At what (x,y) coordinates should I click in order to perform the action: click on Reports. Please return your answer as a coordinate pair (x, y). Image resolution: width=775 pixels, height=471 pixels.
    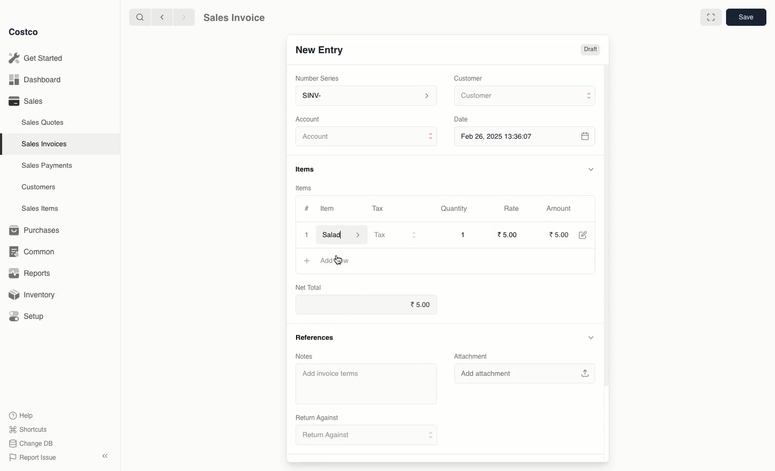
    Looking at the image, I should click on (30, 274).